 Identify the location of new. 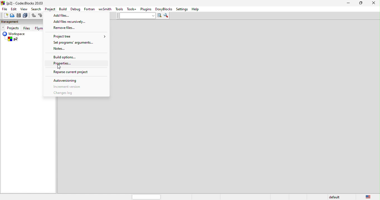
(4, 15).